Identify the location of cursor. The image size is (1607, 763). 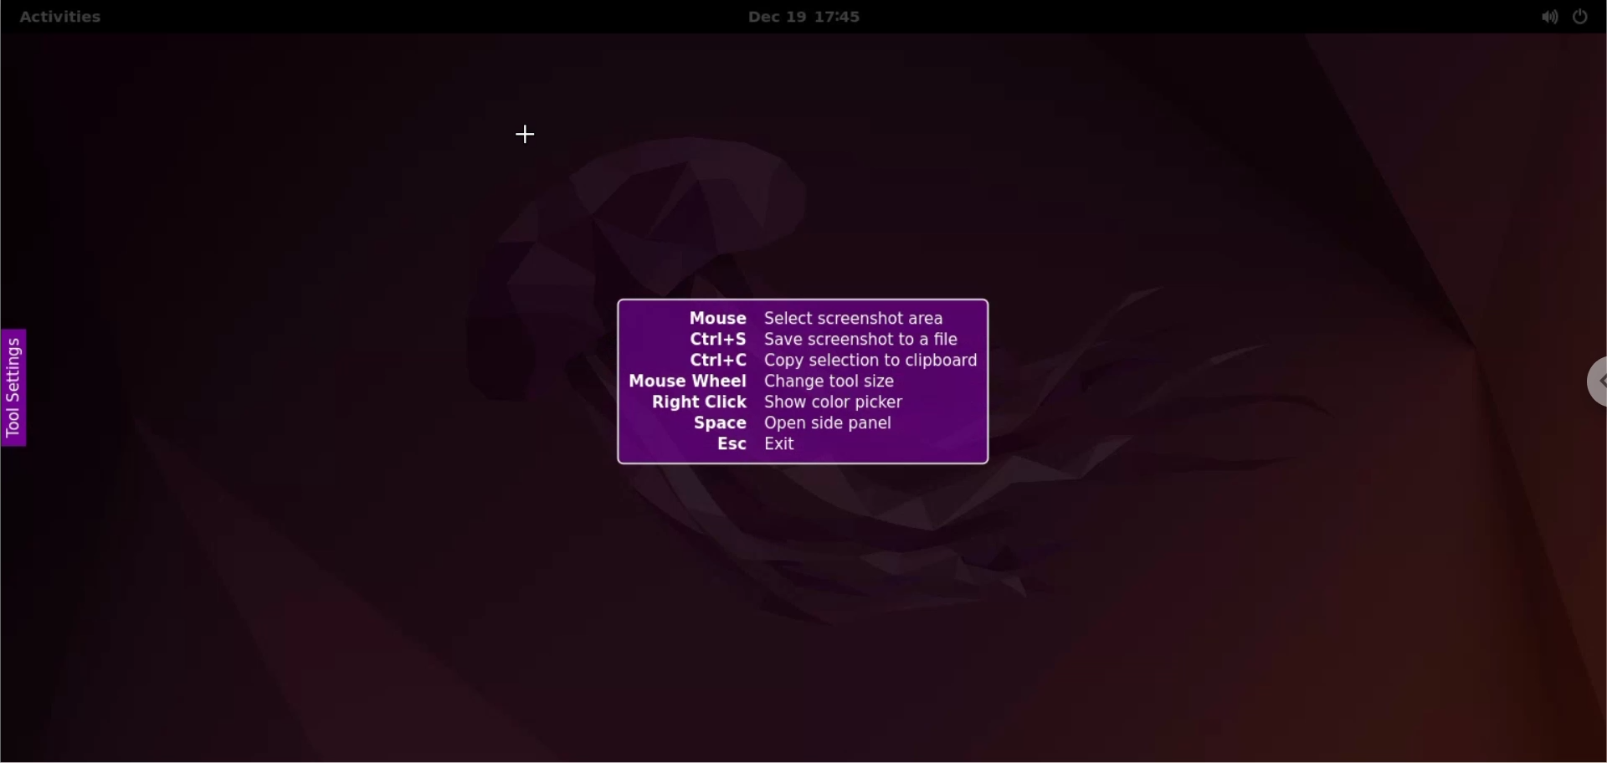
(526, 139).